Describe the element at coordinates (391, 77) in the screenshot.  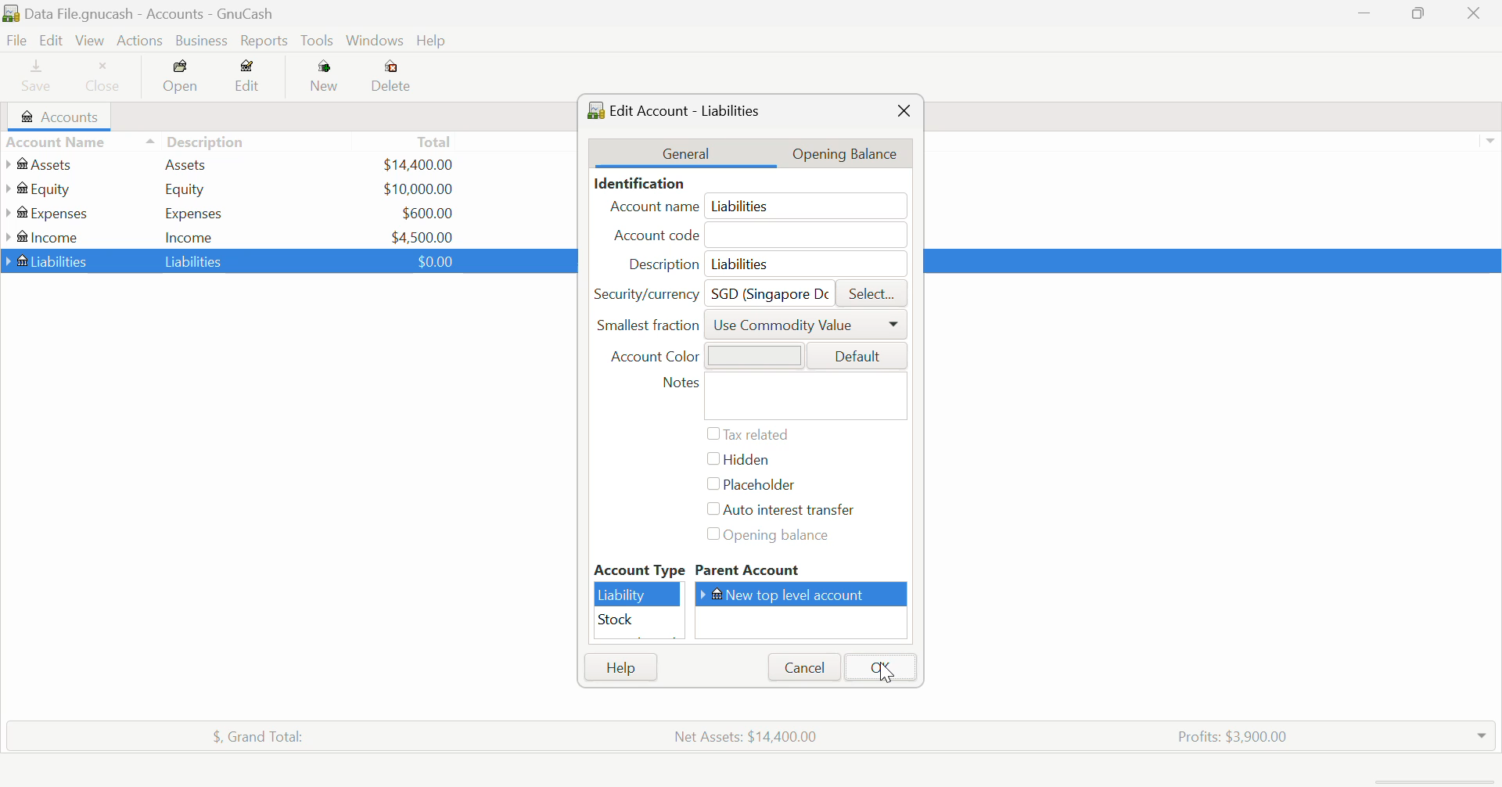
I see `Delete` at that location.